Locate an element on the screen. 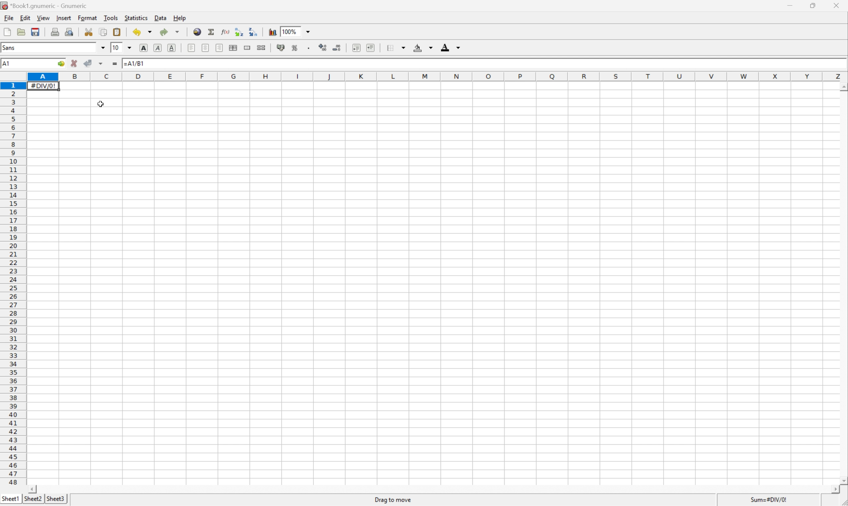 This screenshot has height=506, width=848. edit is located at coordinates (26, 18).